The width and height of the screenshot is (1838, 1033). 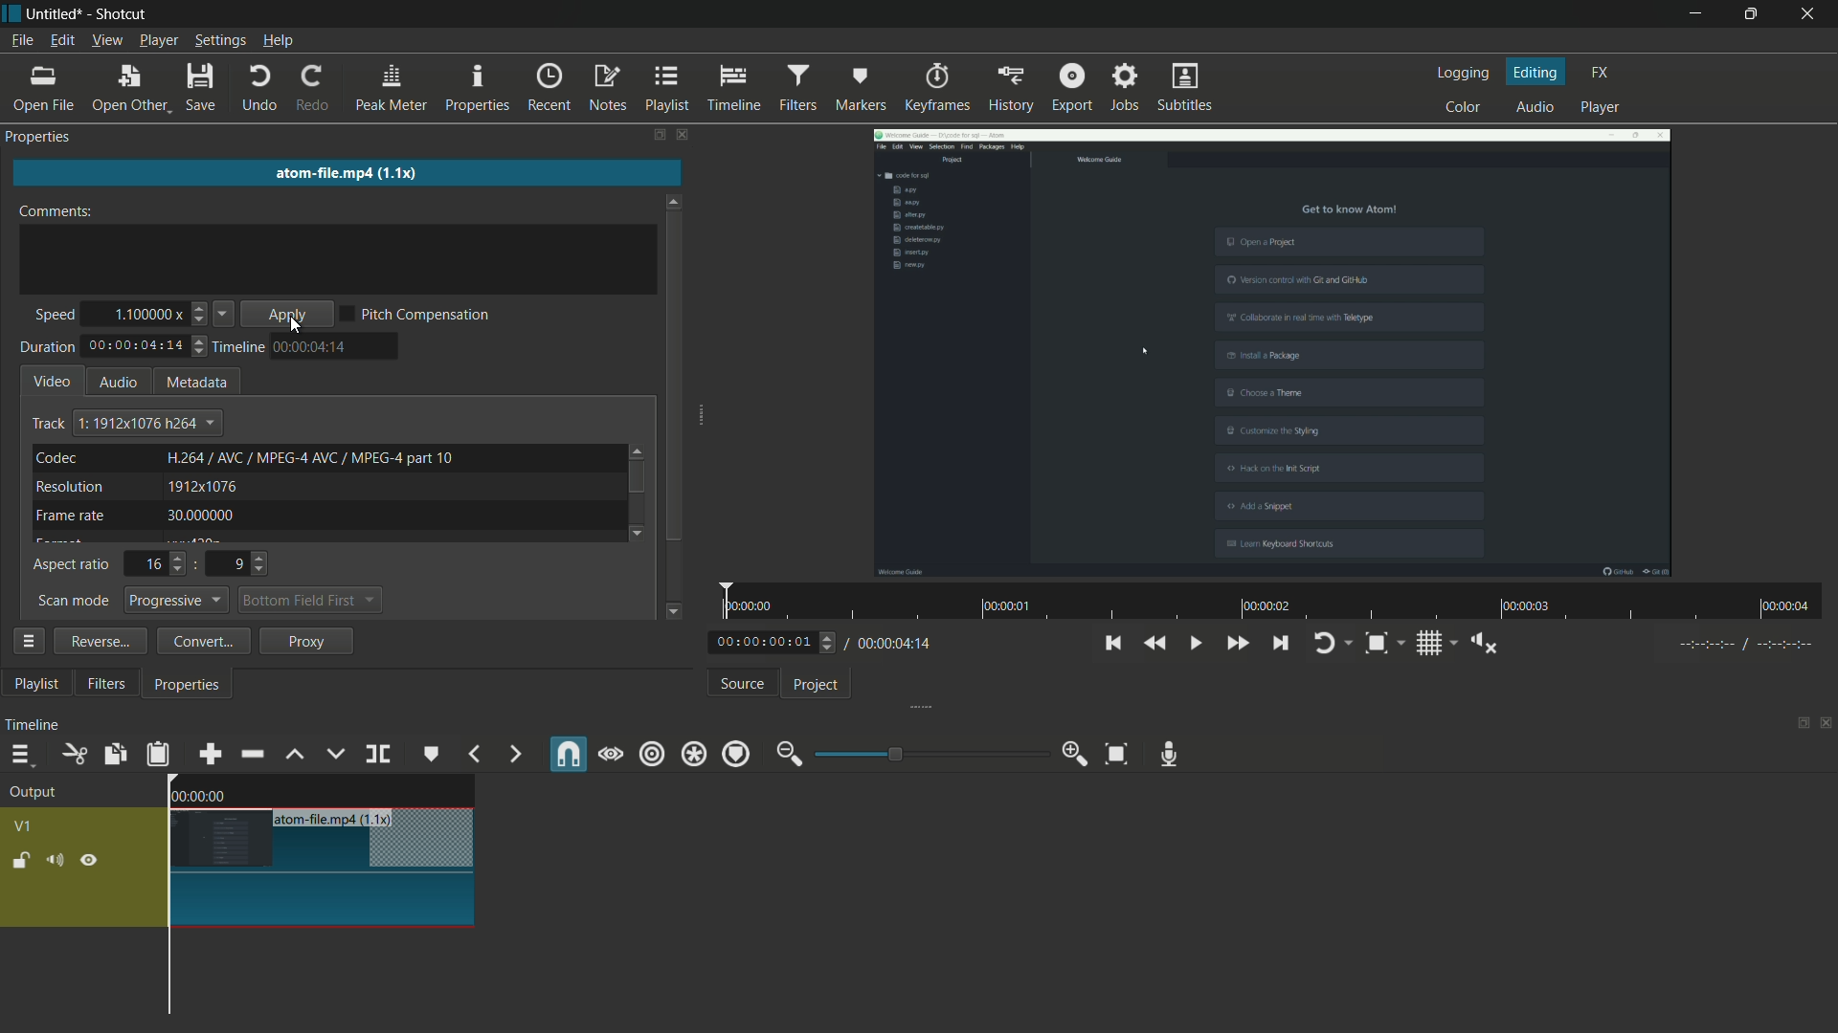 What do you see at coordinates (21, 861) in the screenshot?
I see `lock` at bounding box center [21, 861].